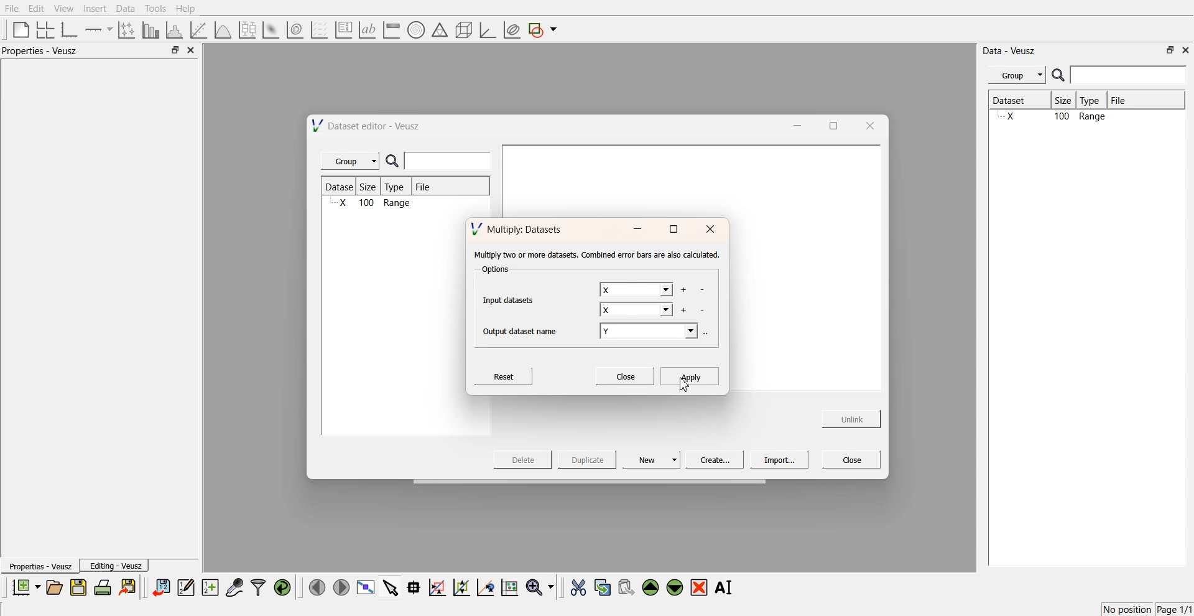 This screenshot has width=1194, height=616. Describe the element at coordinates (200, 29) in the screenshot. I see `fit a function` at that location.